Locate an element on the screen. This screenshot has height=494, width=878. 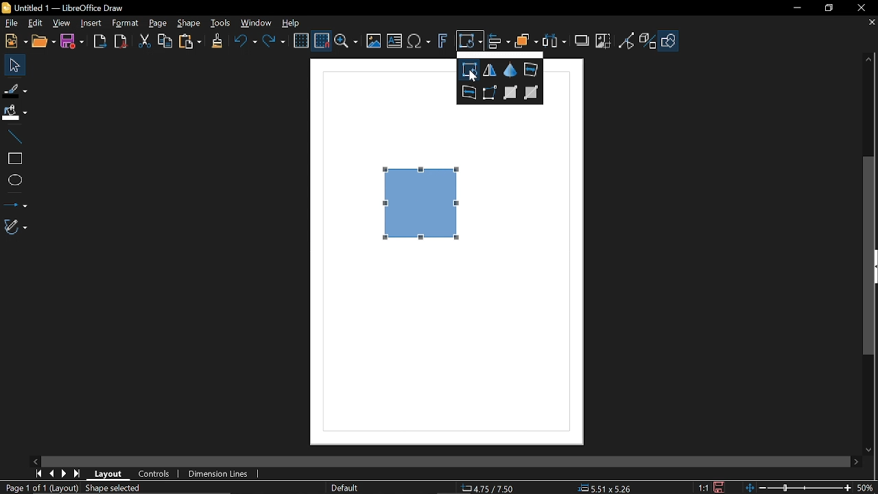
In 3d rotation object is located at coordinates (510, 69).